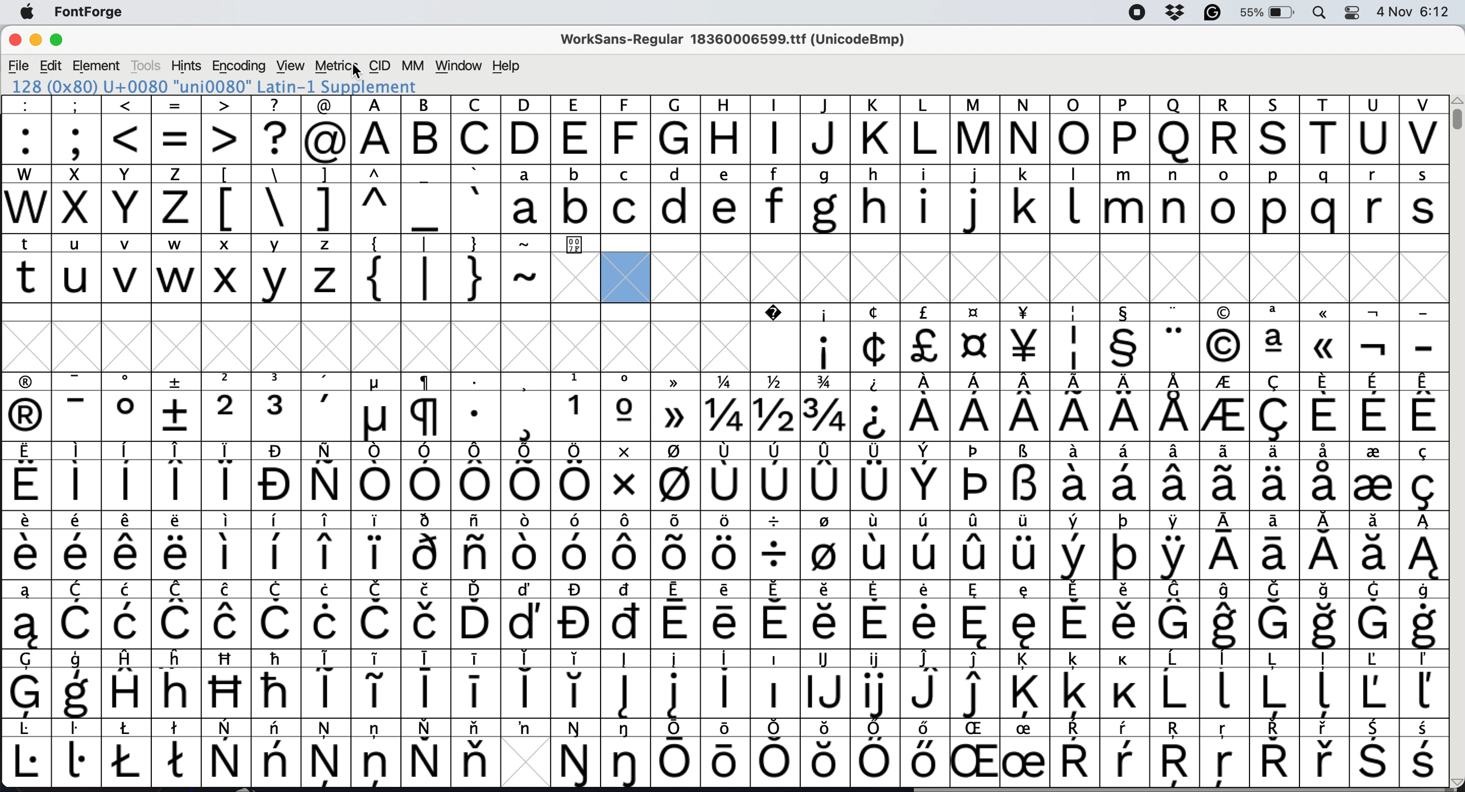 The image size is (1465, 792). What do you see at coordinates (1027, 243) in the screenshot?
I see `Empty cells` at bounding box center [1027, 243].